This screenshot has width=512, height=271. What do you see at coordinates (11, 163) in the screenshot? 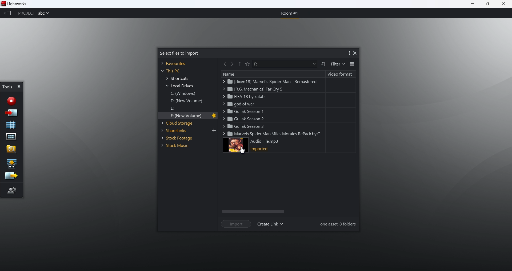
I see `play a sequence` at bounding box center [11, 163].